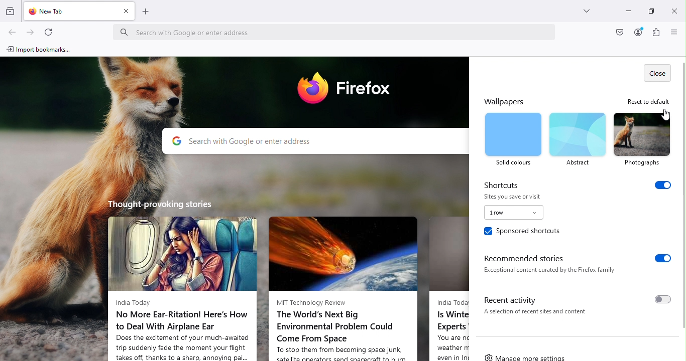 This screenshot has height=361, width=686. What do you see at coordinates (655, 34) in the screenshot?
I see `Extensions` at bounding box center [655, 34].